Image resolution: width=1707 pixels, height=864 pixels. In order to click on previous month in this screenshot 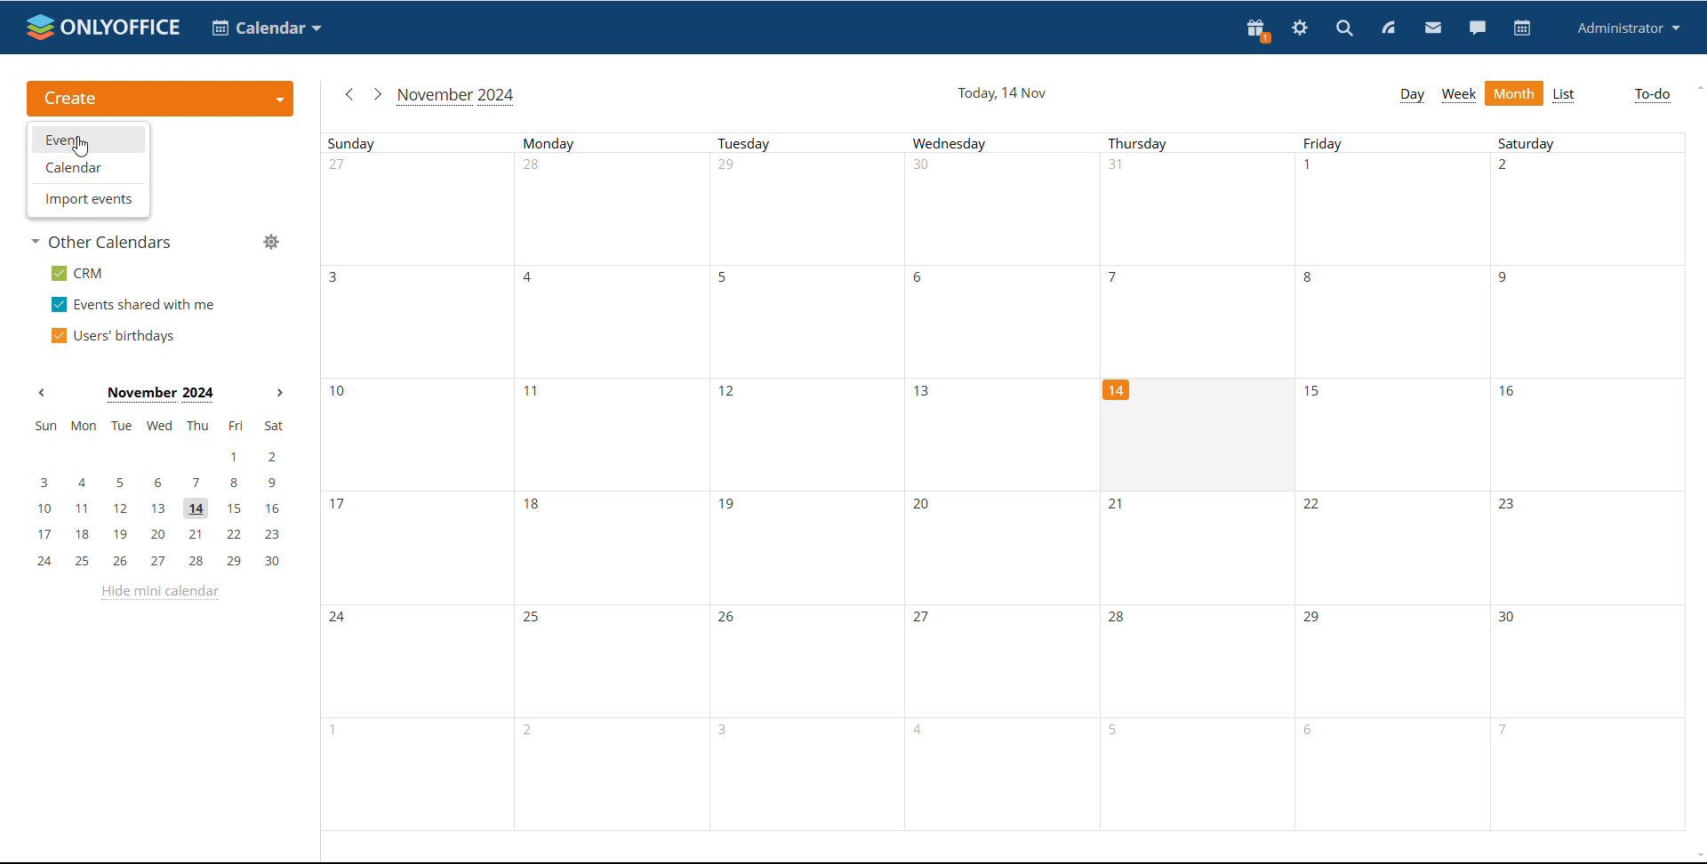, I will do `click(41, 391)`.